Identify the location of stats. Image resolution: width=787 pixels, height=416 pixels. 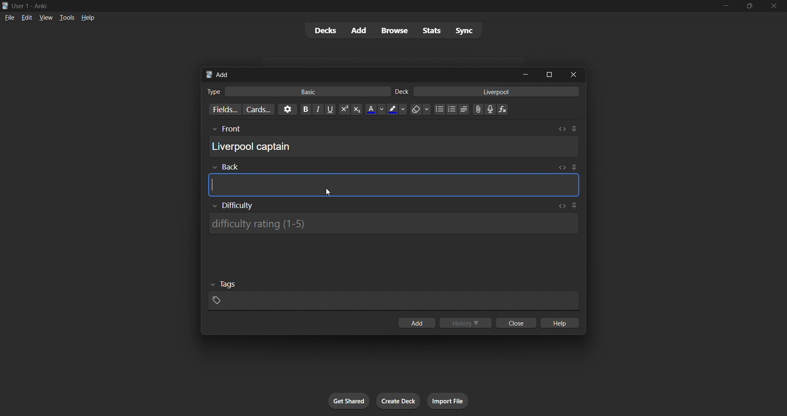
(431, 30).